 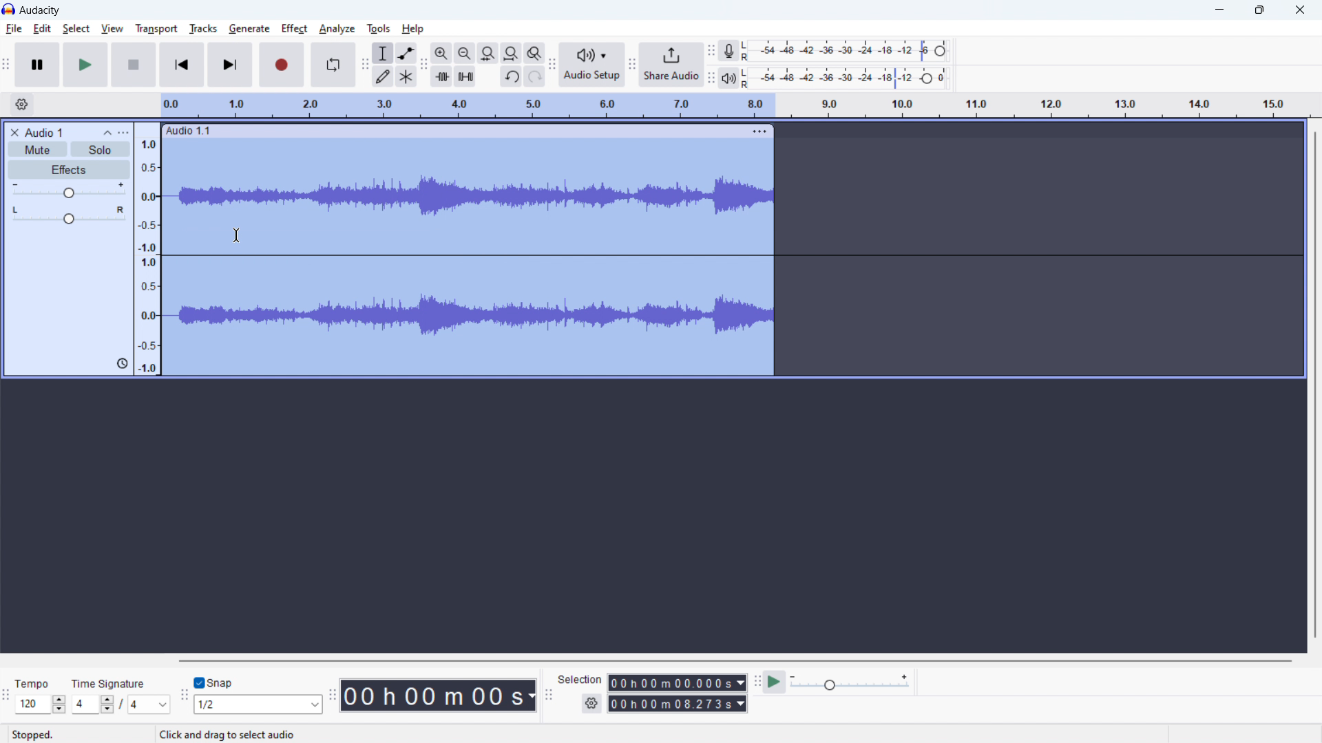 What do you see at coordinates (733, 106) in the screenshot?
I see `timeline` at bounding box center [733, 106].